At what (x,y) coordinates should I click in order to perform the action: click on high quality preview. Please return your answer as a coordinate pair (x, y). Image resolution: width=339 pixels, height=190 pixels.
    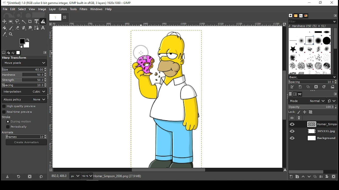
    Looking at the image, I should click on (25, 106).